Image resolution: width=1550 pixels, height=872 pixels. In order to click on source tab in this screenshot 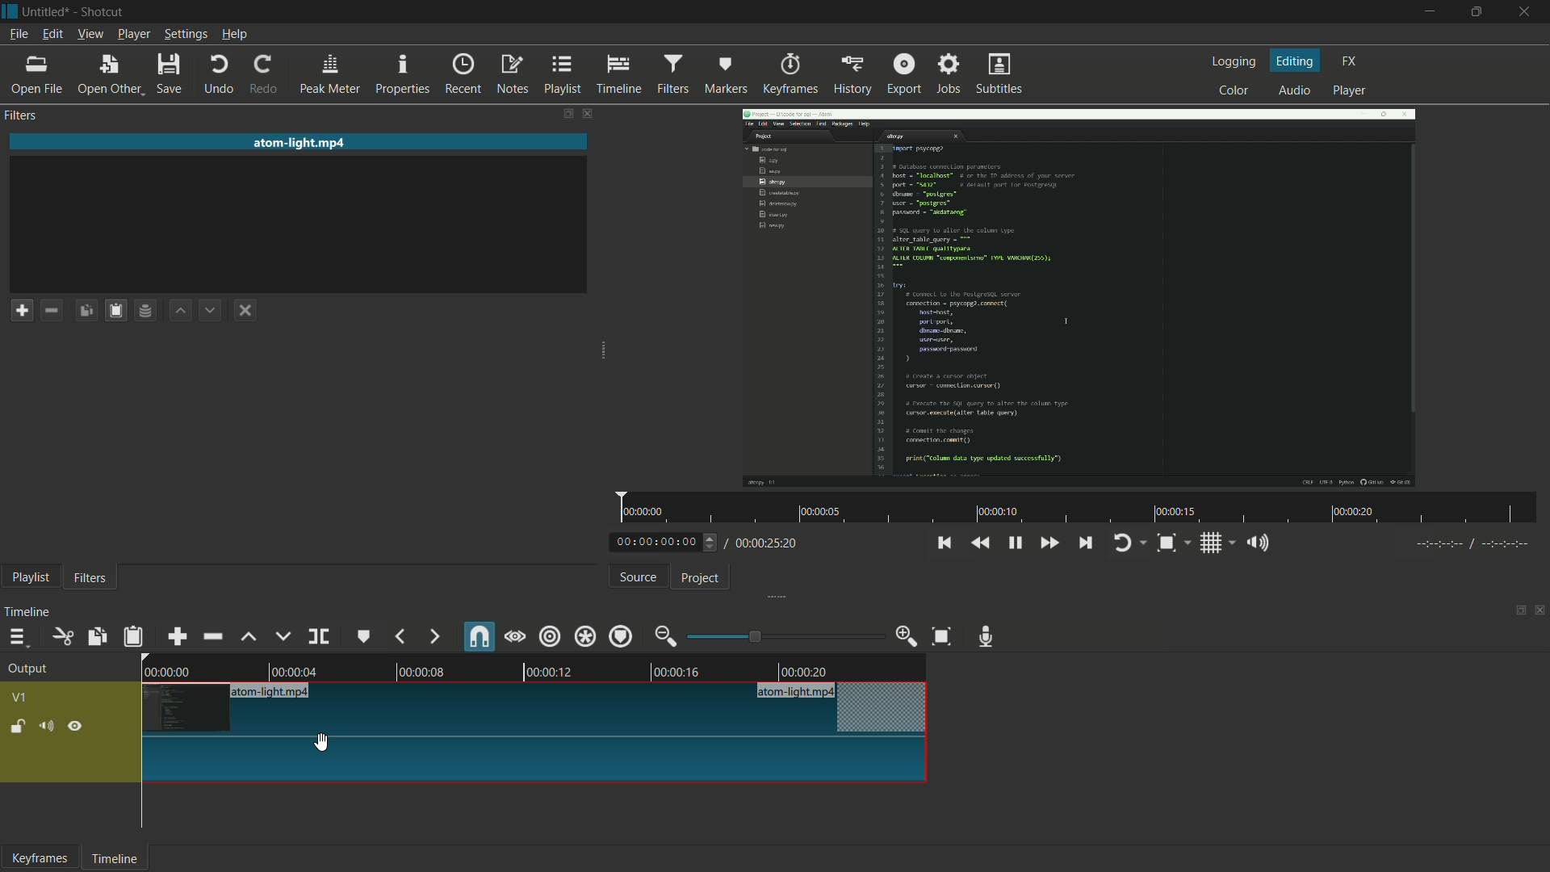, I will do `click(639, 577)`.